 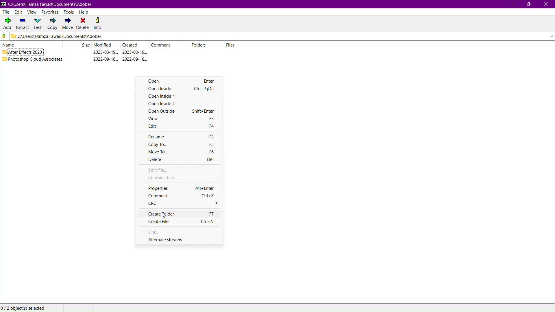 I want to click on Combine files, so click(x=179, y=179).